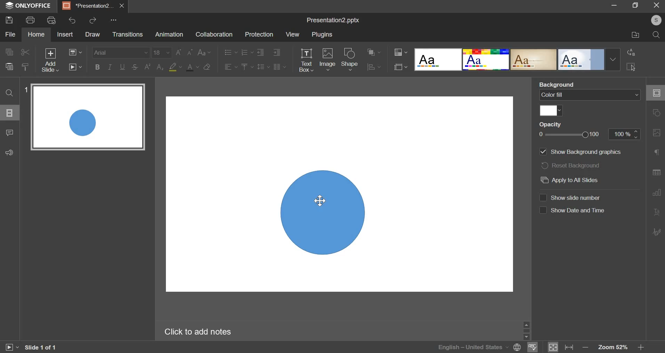 Image resolution: width=665 pixels, height=353 pixels. I want to click on shape, so click(350, 60).